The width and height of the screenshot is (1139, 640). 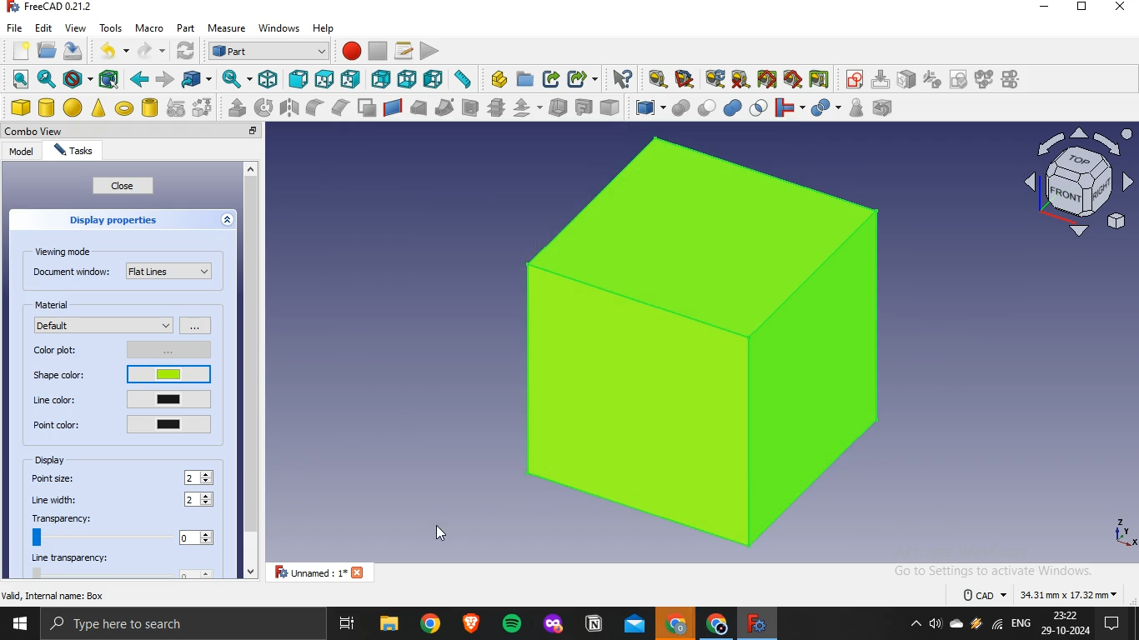 I want to click on file explorer, so click(x=389, y=624).